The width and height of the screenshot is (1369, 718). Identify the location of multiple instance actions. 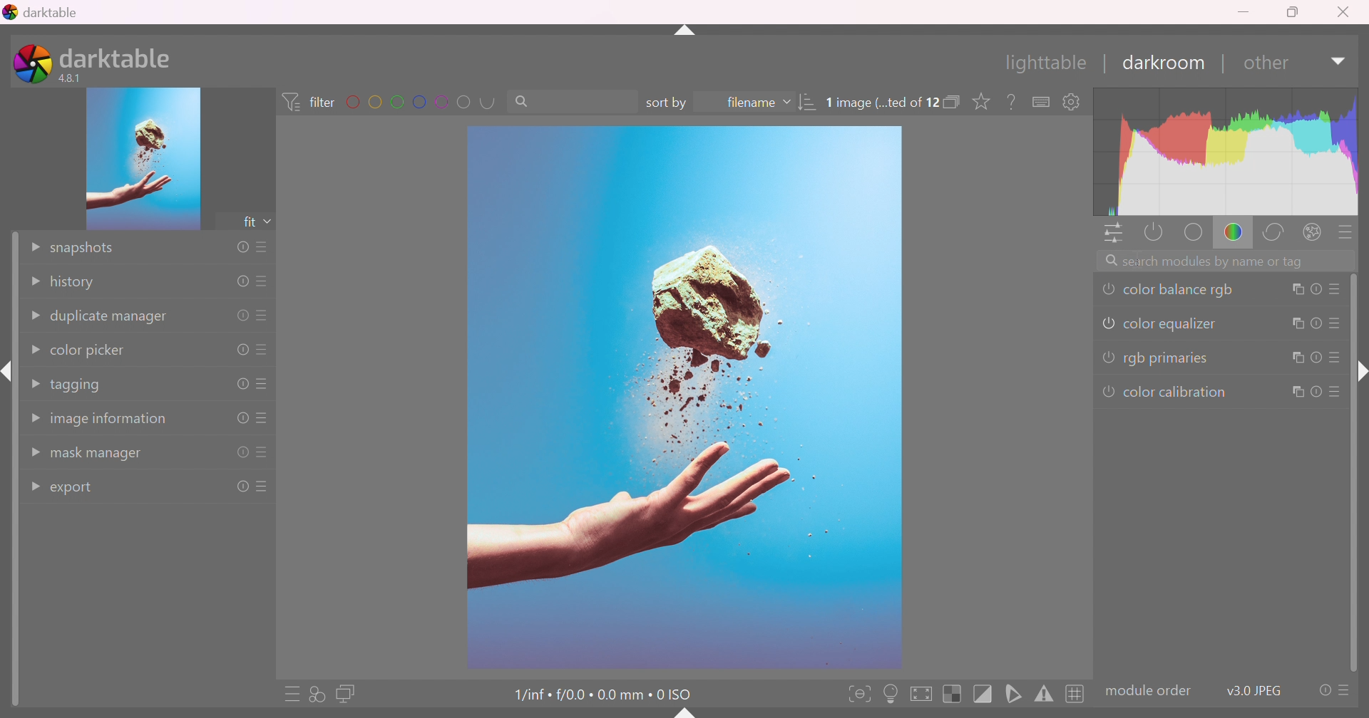
(1295, 358).